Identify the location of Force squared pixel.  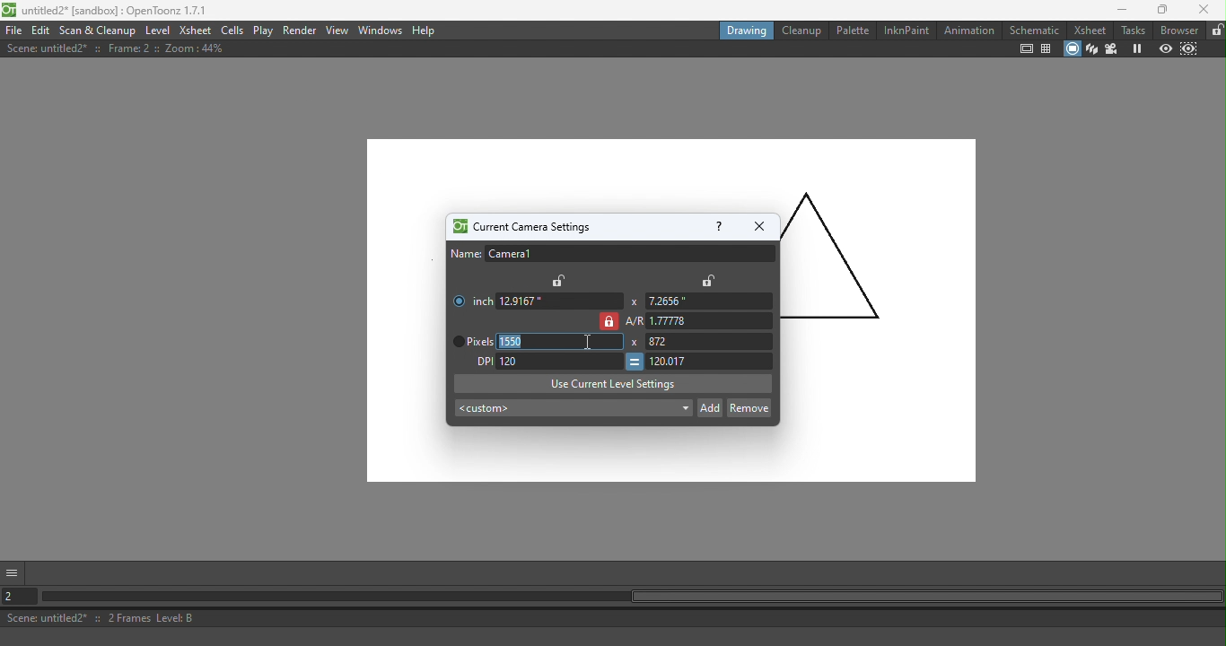
(634, 362).